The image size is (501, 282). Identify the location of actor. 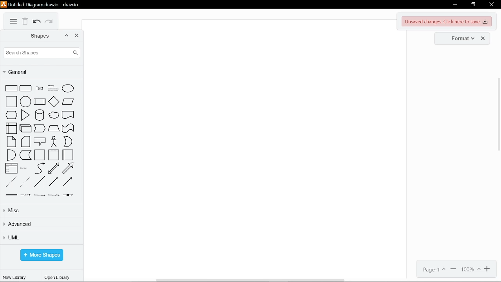
(54, 142).